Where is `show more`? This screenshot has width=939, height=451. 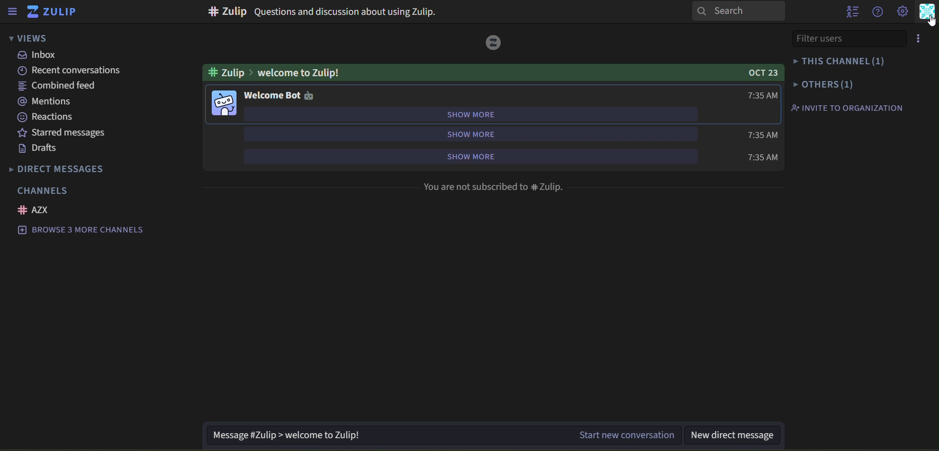 show more is located at coordinates (489, 155).